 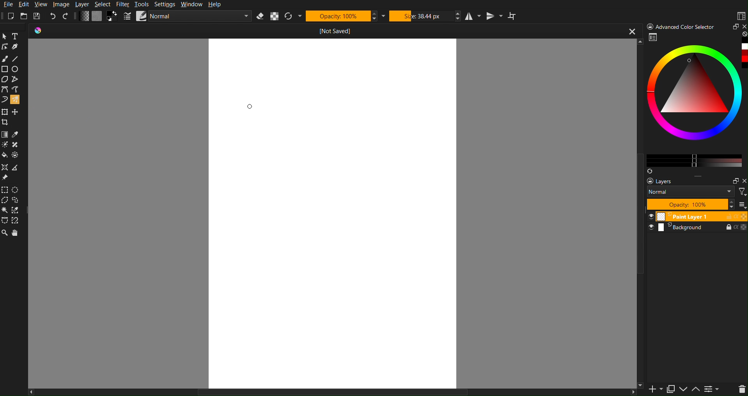 What do you see at coordinates (124, 4) in the screenshot?
I see `Filter` at bounding box center [124, 4].